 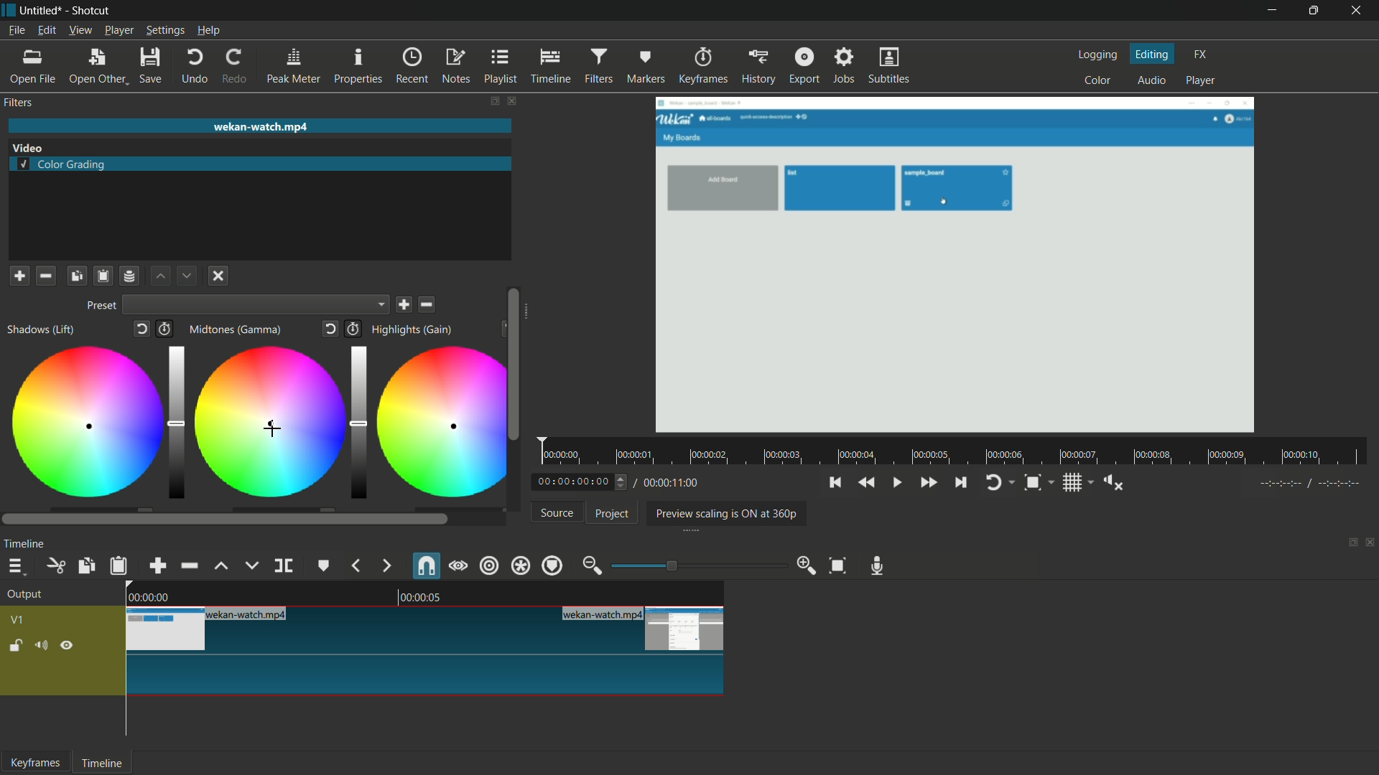 I want to click on properties, so click(x=358, y=65).